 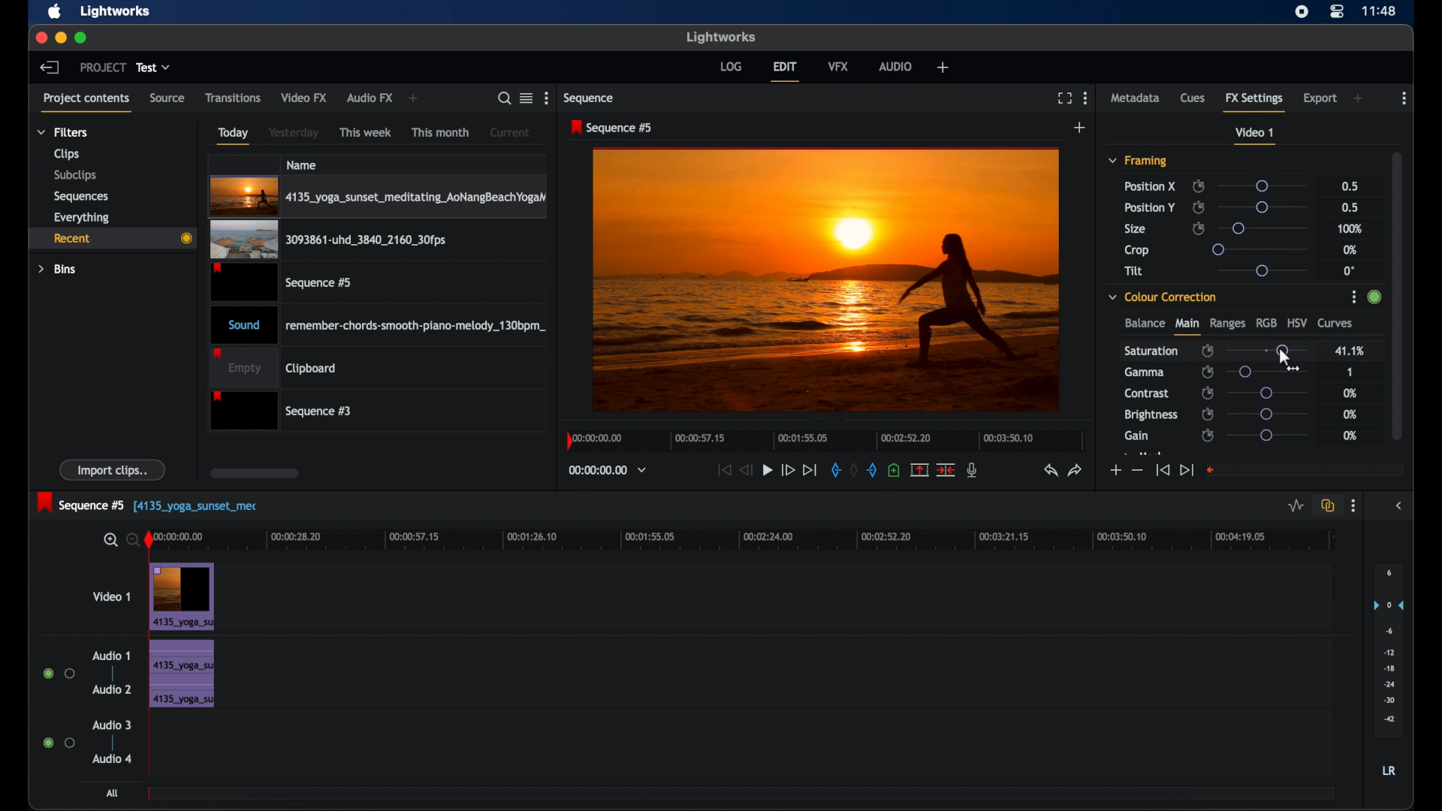 I want to click on radio buttons, so click(x=59, y=674).